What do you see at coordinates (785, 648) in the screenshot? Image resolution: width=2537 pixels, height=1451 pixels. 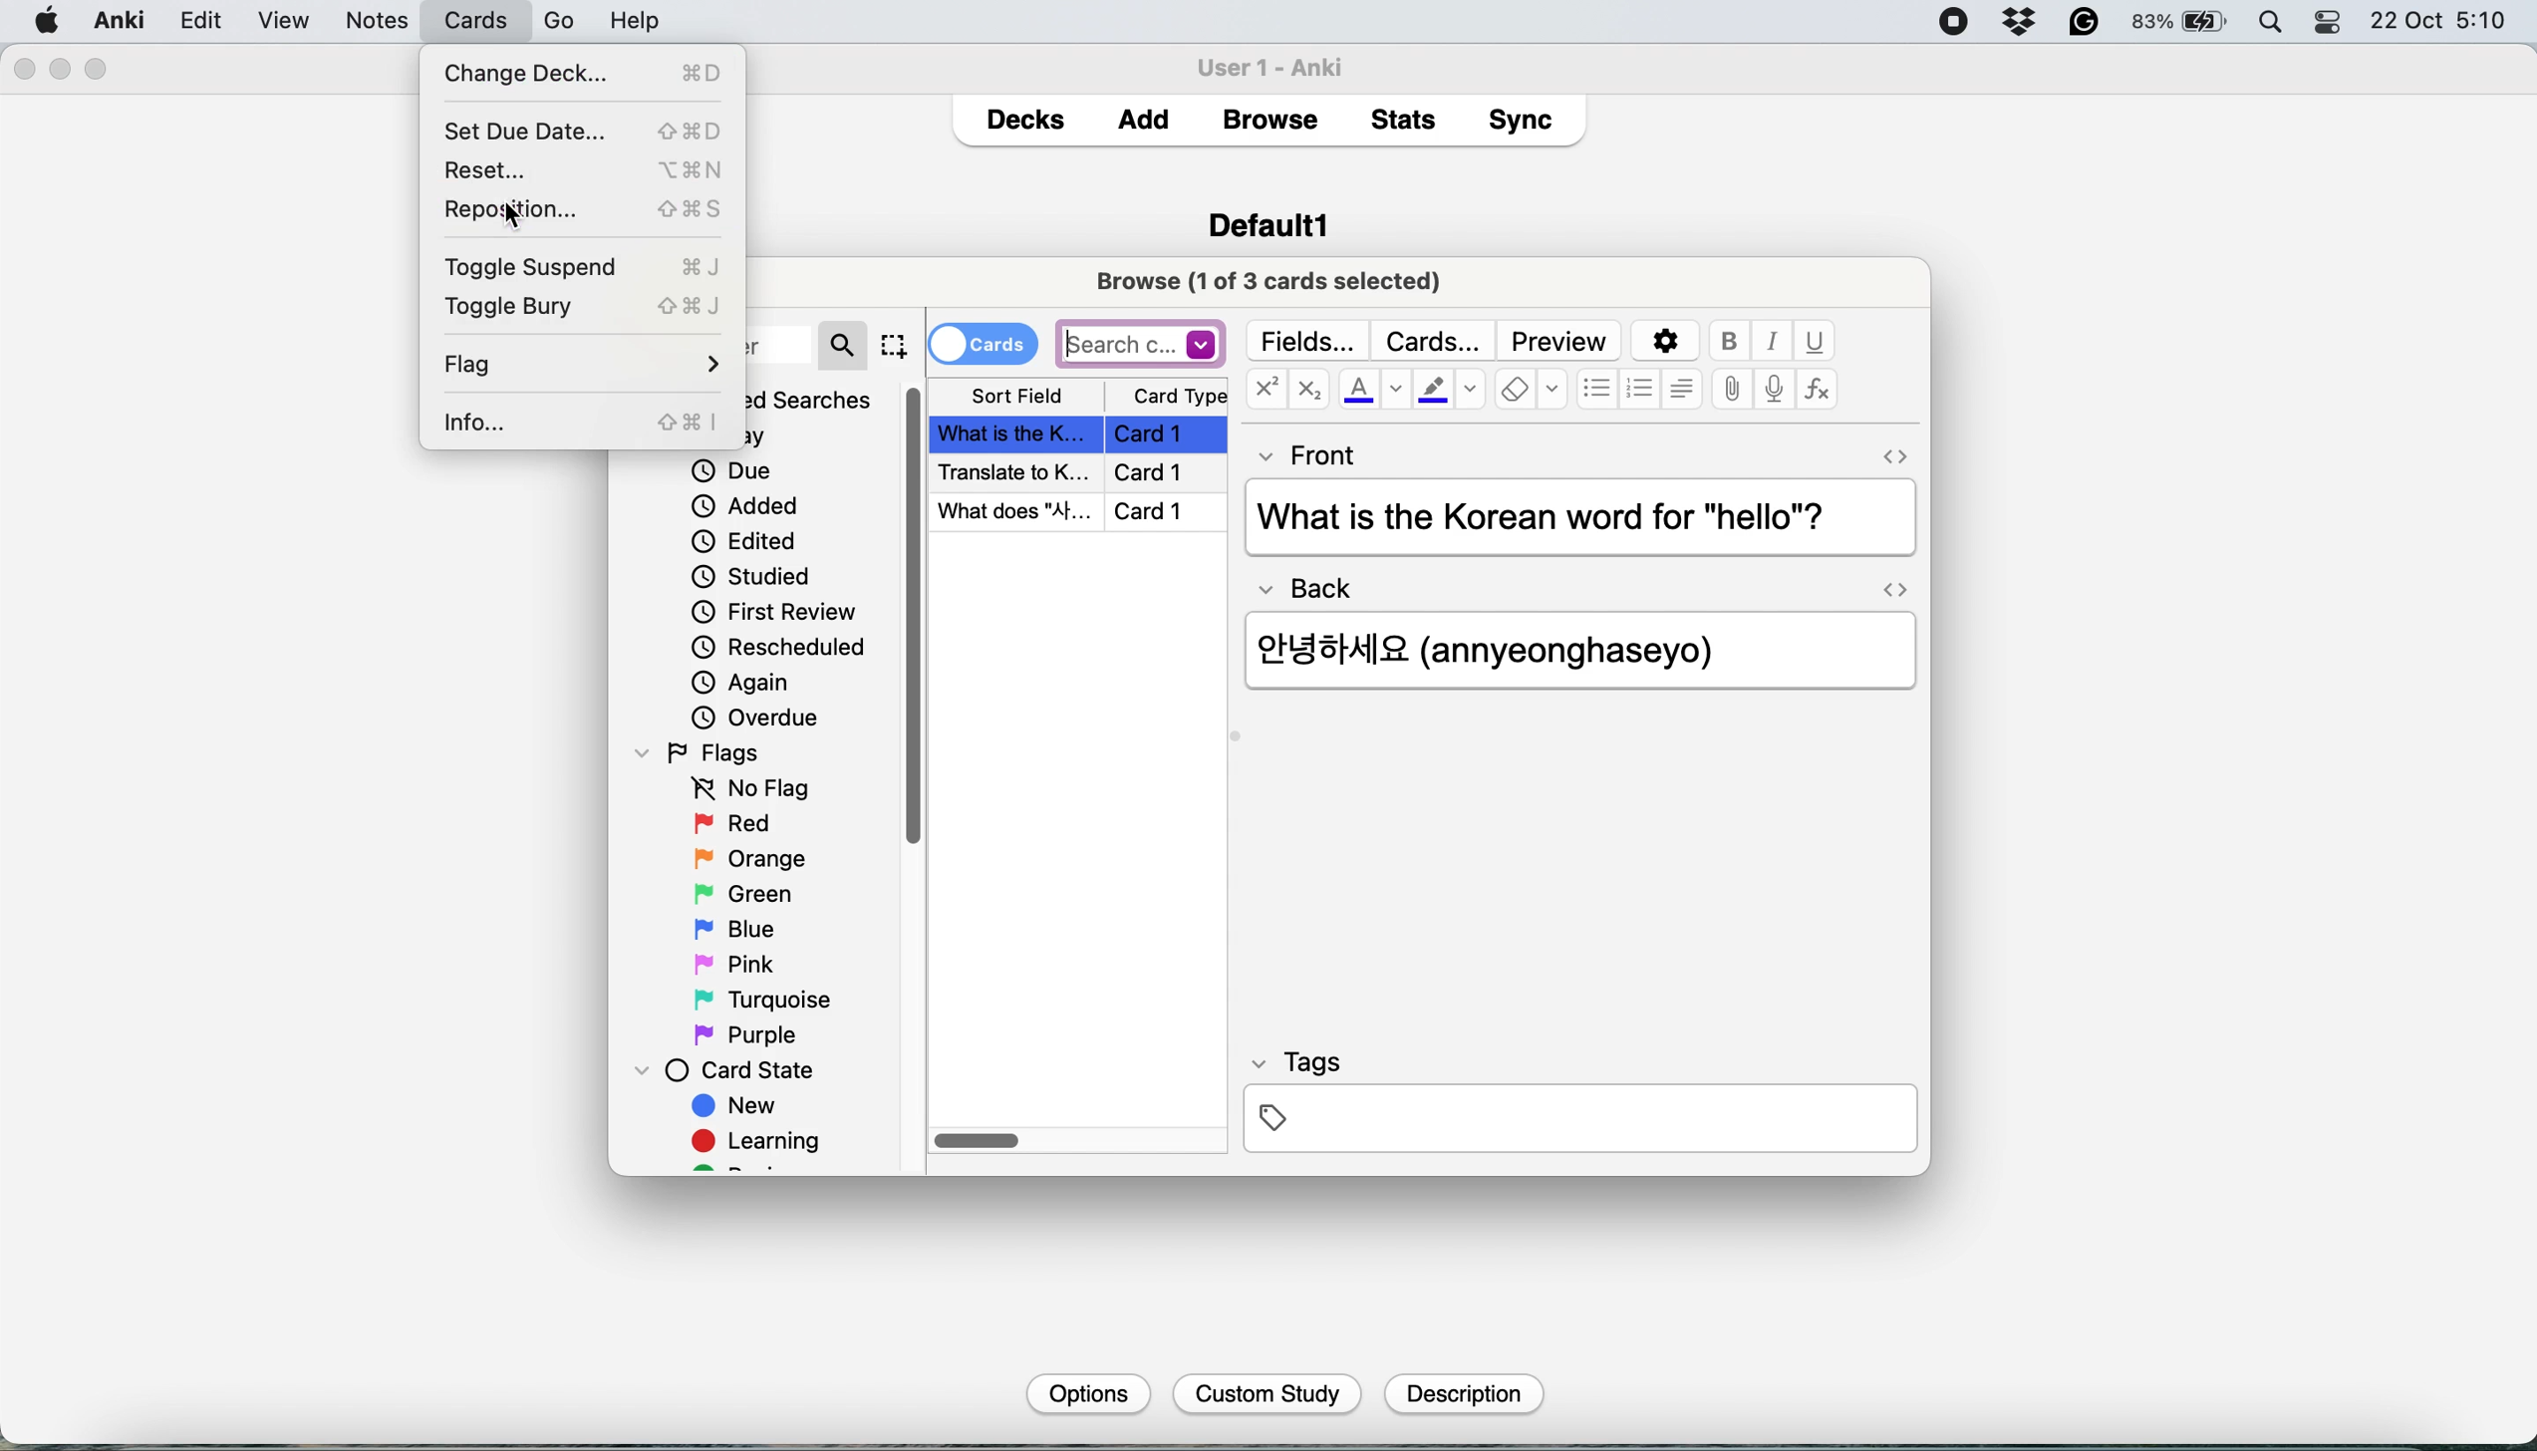 I see `resheduled` at bounding box center [785, 648].